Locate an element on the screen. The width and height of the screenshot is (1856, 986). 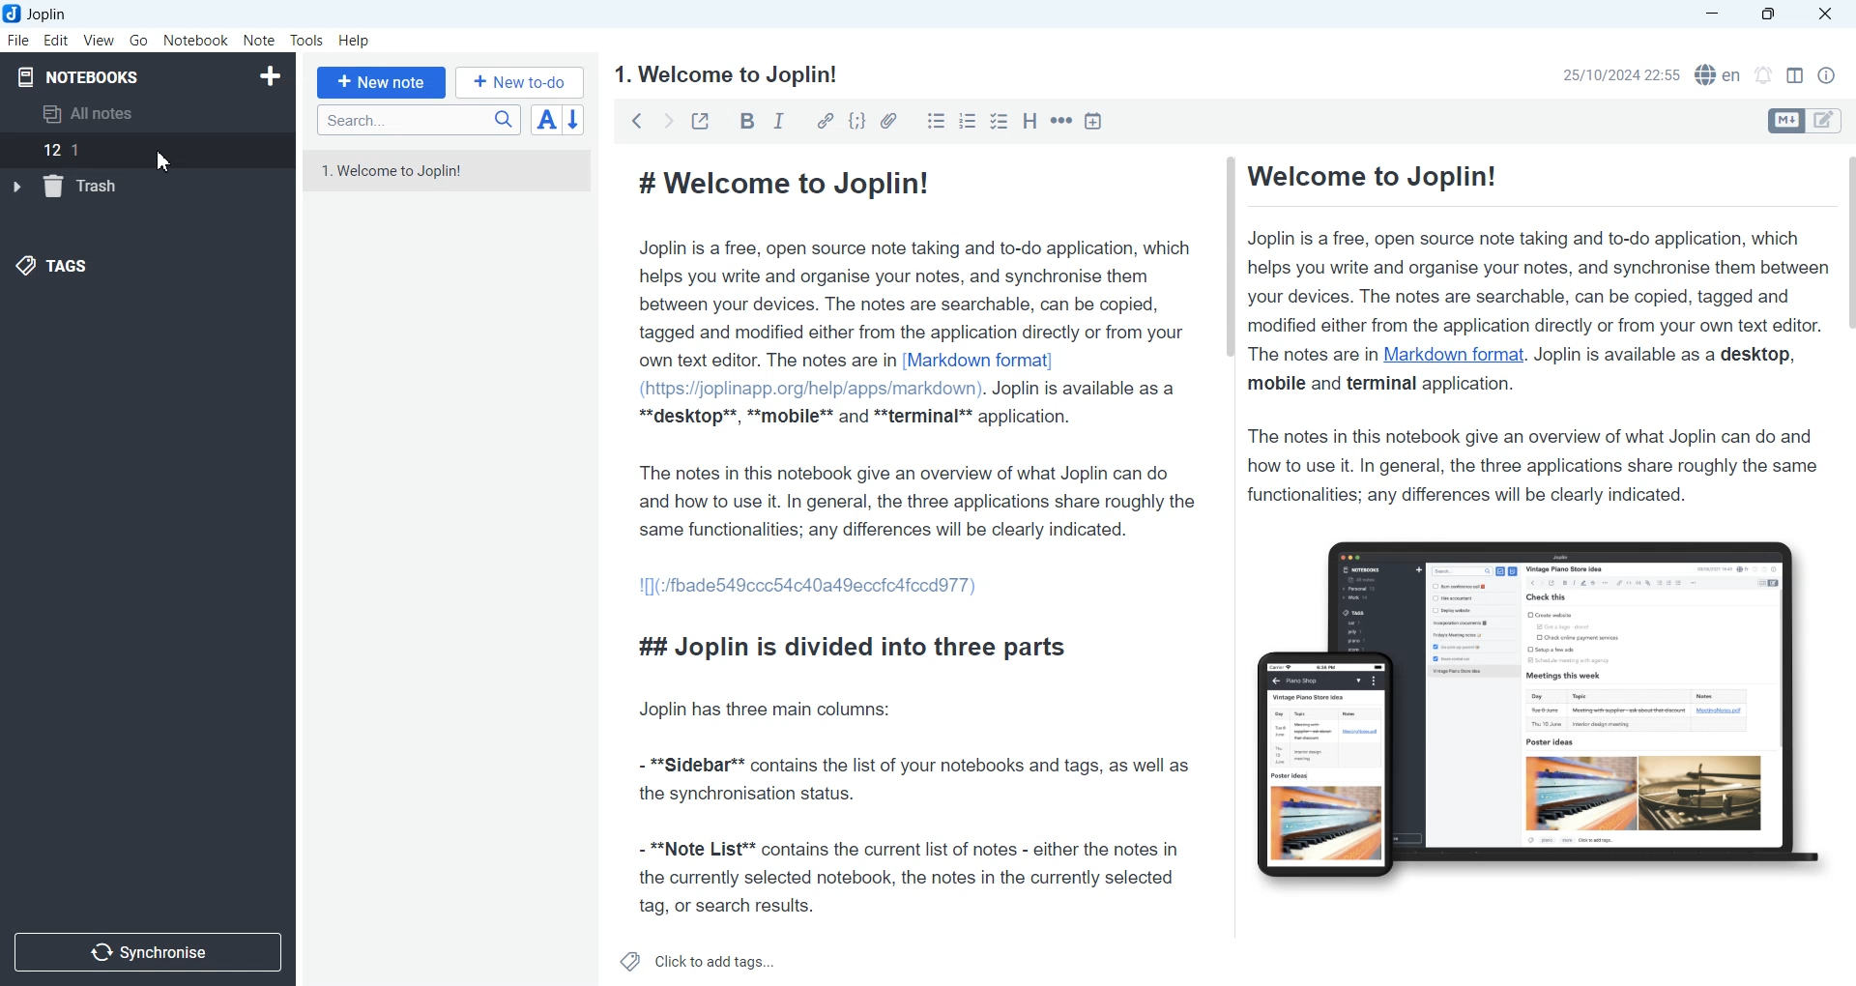
Close is located at coordinates (1823, 14).